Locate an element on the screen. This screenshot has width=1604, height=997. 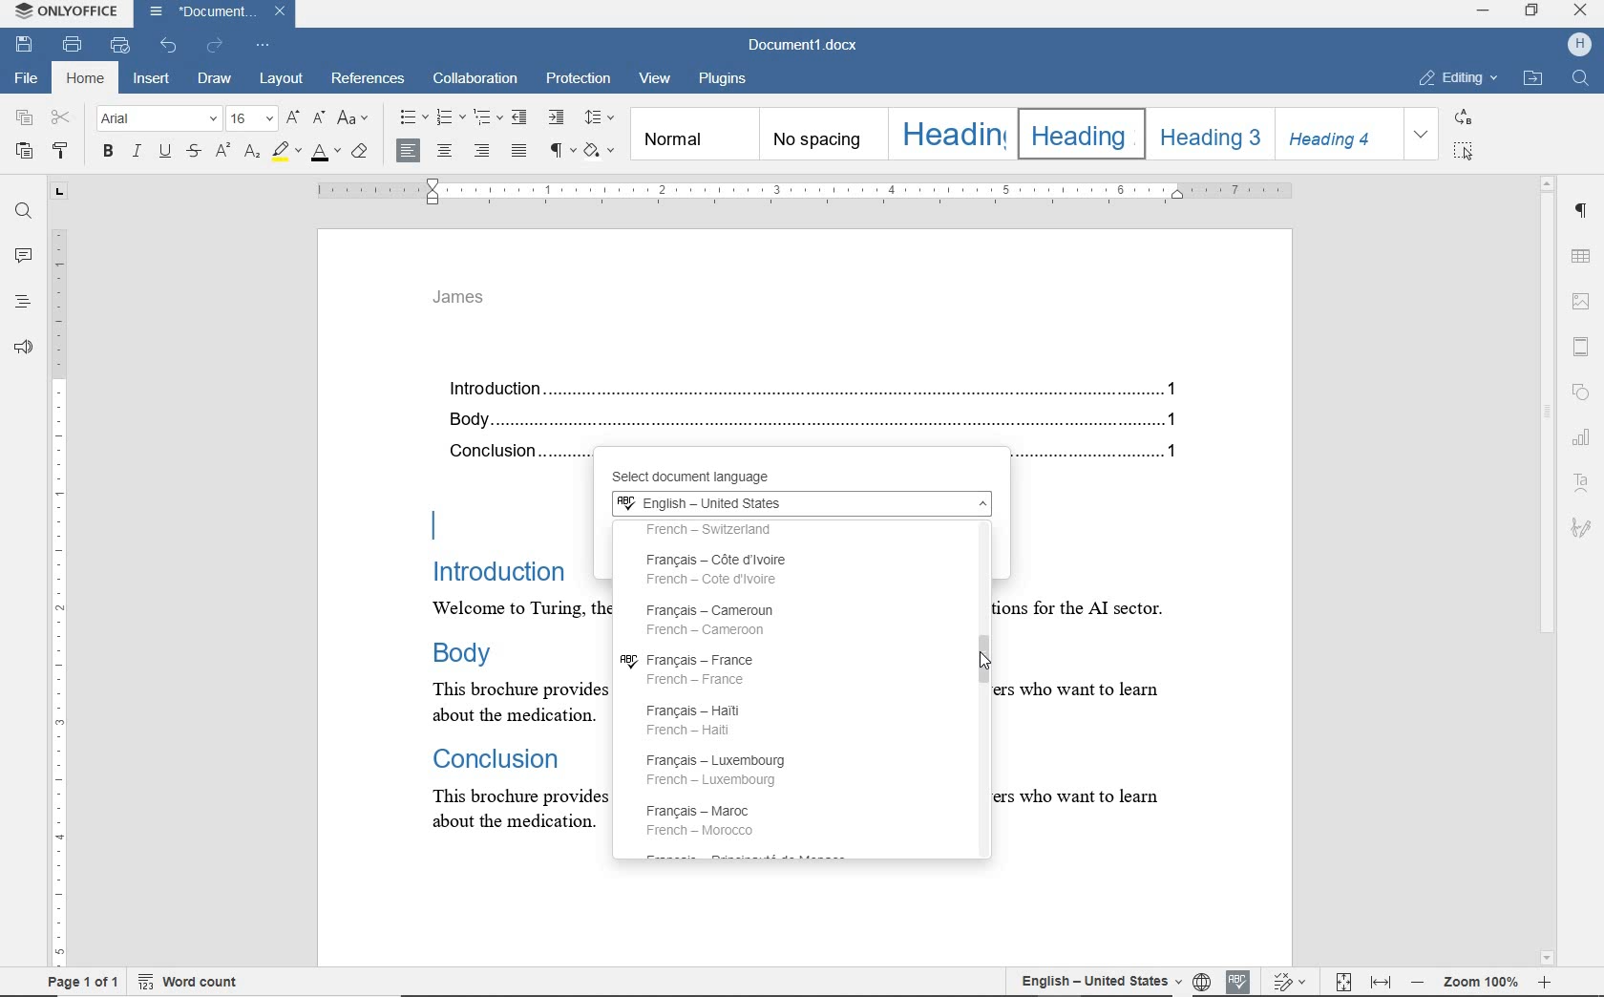
EDITING is located at coordinates (1459, 79).